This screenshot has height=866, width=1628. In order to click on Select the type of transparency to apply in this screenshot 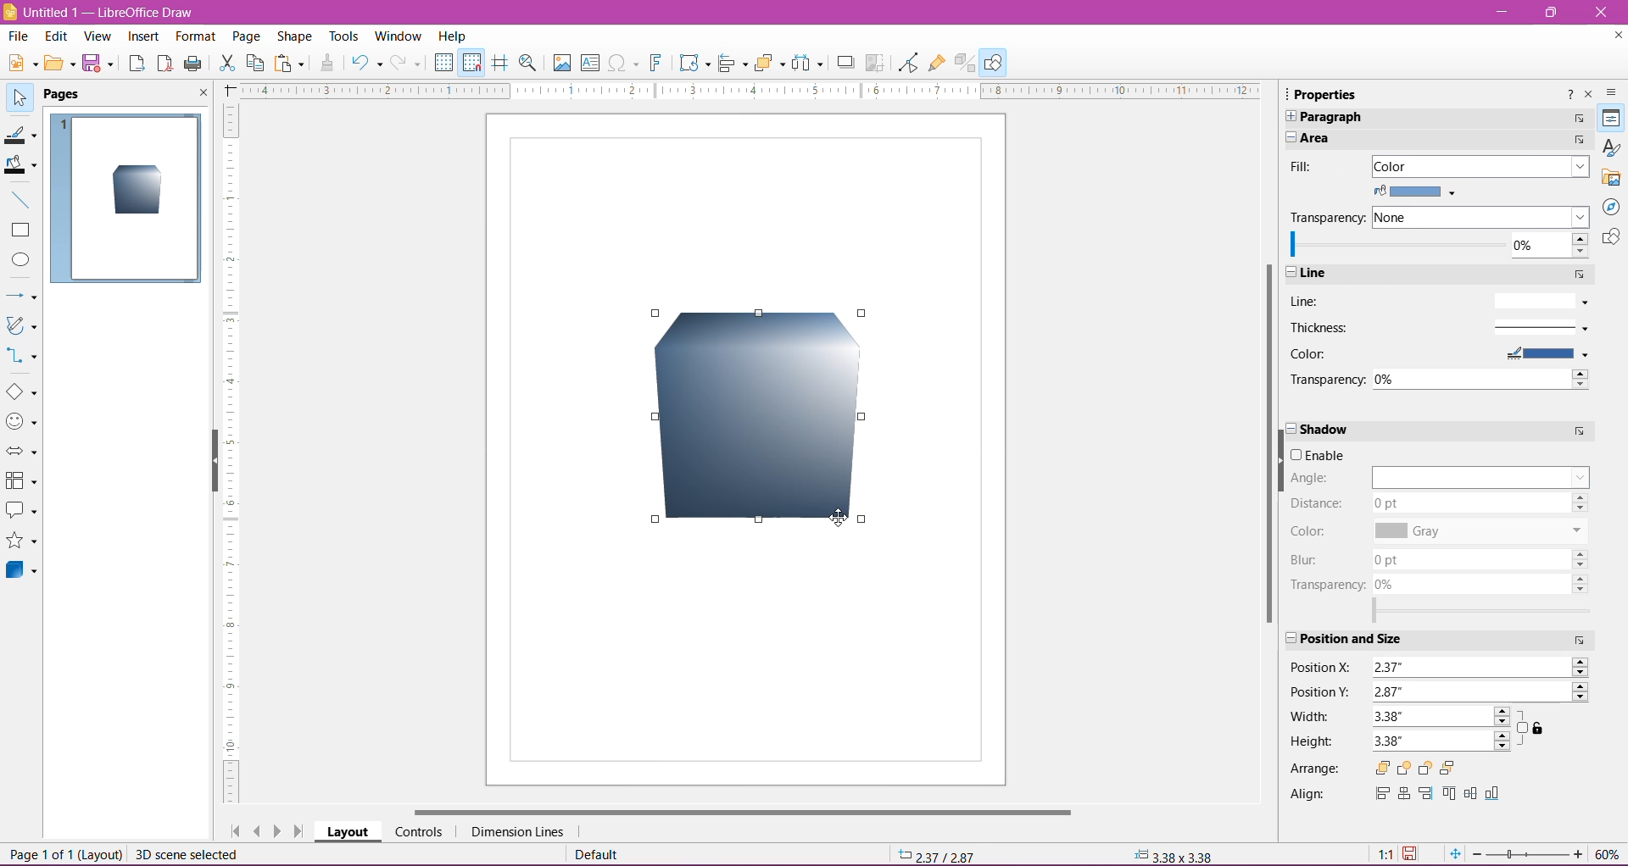, I will do `click(1483, 217)`.